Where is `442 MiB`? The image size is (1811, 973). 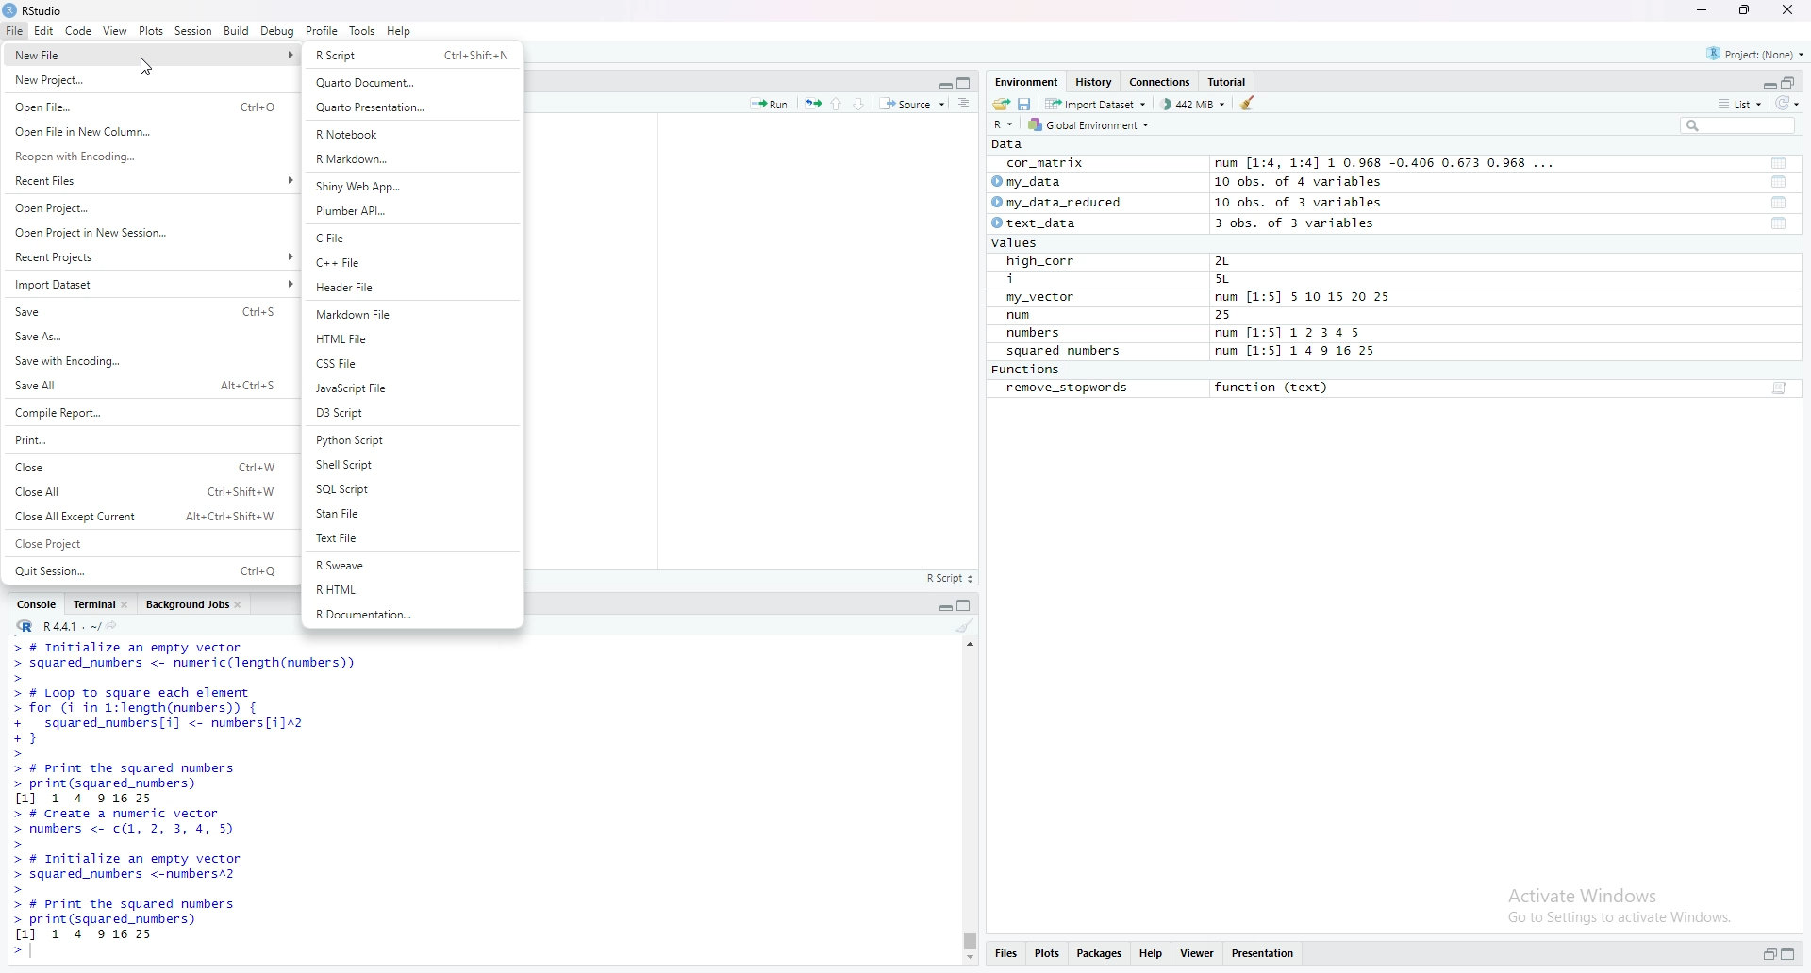 442 MiB is located at coordinates (1197, 105).